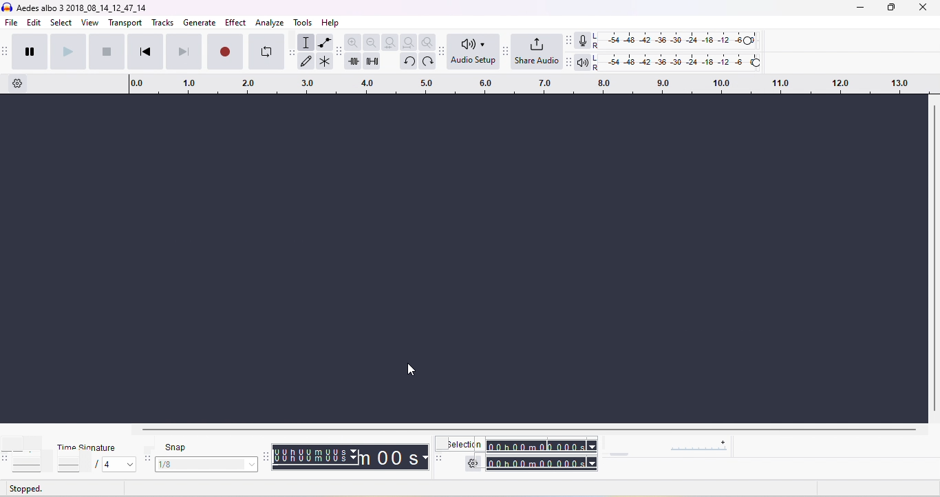 The width and height of the screenshot is (940, 497). What do you see at coordinates (683, 447) in the screenshot?
I see `playback speed` at bounding box center [683, 447].